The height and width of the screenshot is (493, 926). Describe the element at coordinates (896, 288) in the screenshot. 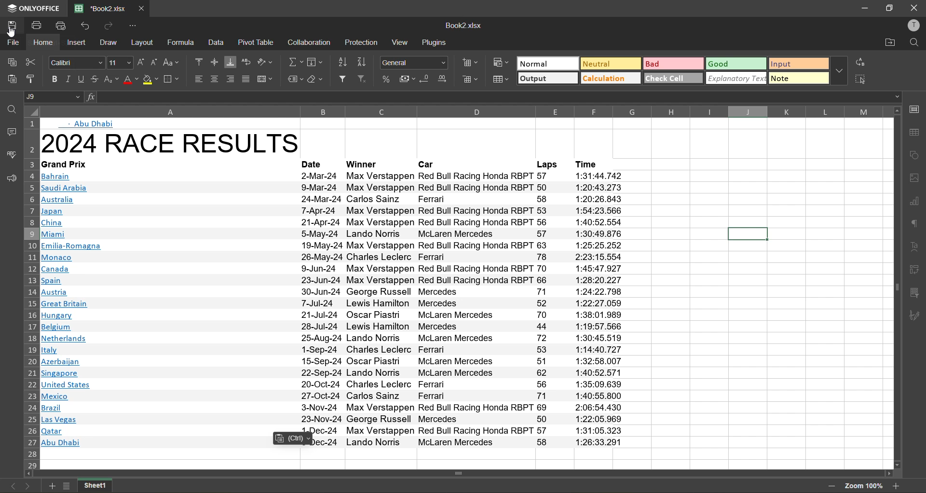

I see `vertical scrollbar` at that location.